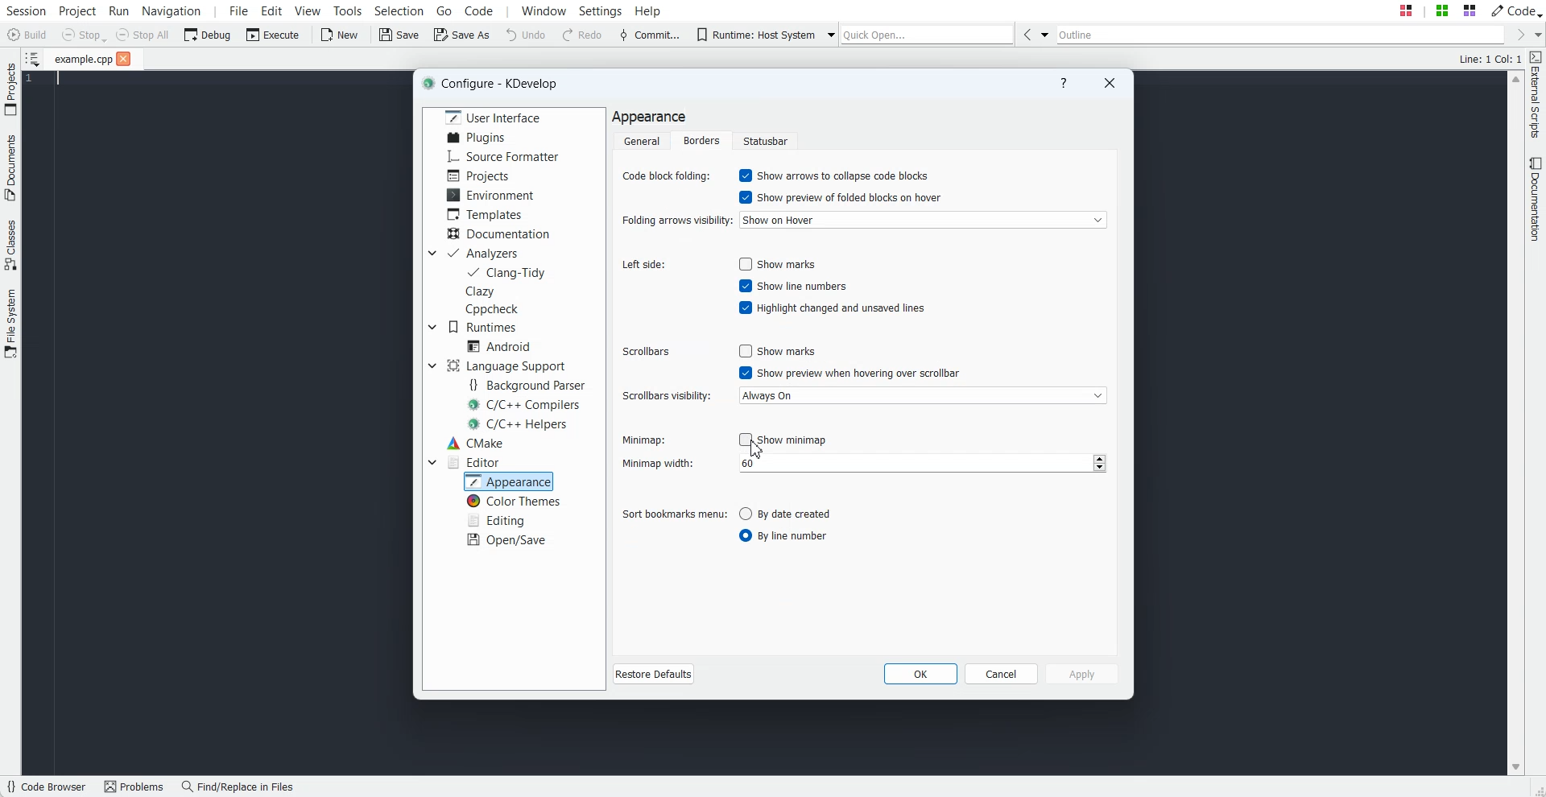 The width and height of the screenshot is (1546, 797). I want to click on Text Cursor, so click(52, 80).